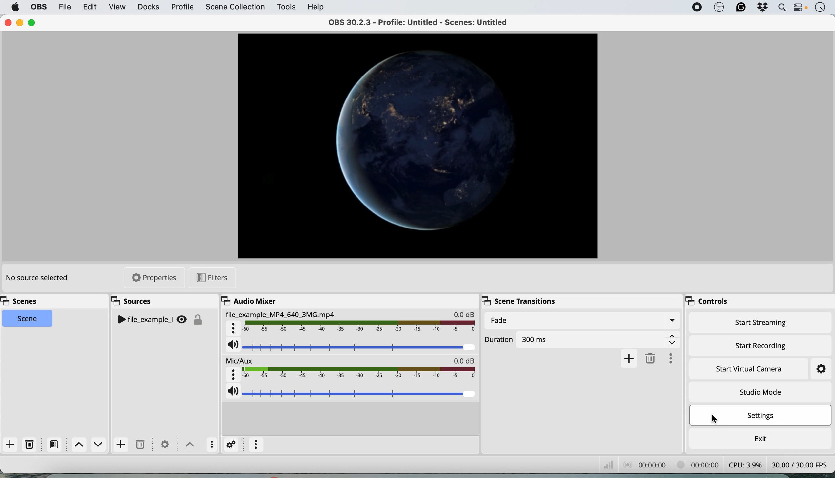 This screenshot has height=478, width=835. What do you see at coordinates (140, 445) in the screenshot?
I see `delete source` at bounding box center [140, 445].